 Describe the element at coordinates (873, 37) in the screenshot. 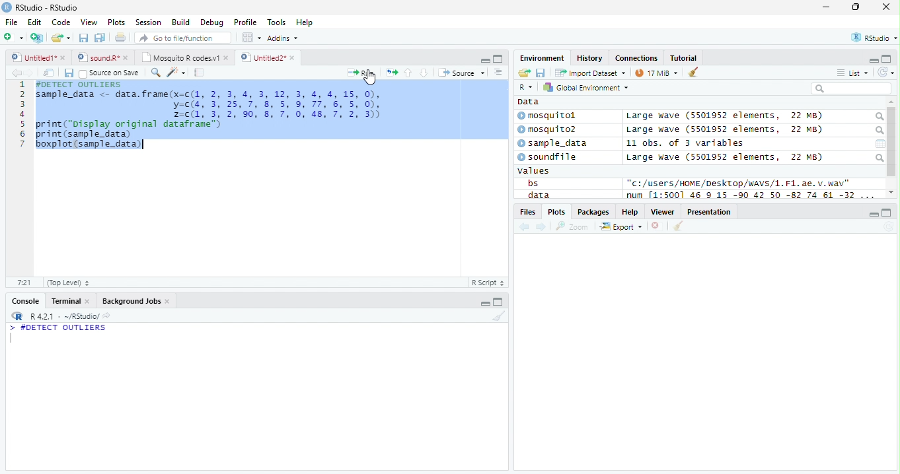

I see `RStudio` at that location.